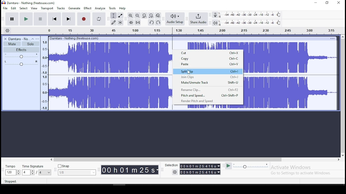 Image resolution: width=346 pixels, height=194 pixels. Describe the element at coordinates (30, 2) in the screenshot. I see `icon and file name` at that location.